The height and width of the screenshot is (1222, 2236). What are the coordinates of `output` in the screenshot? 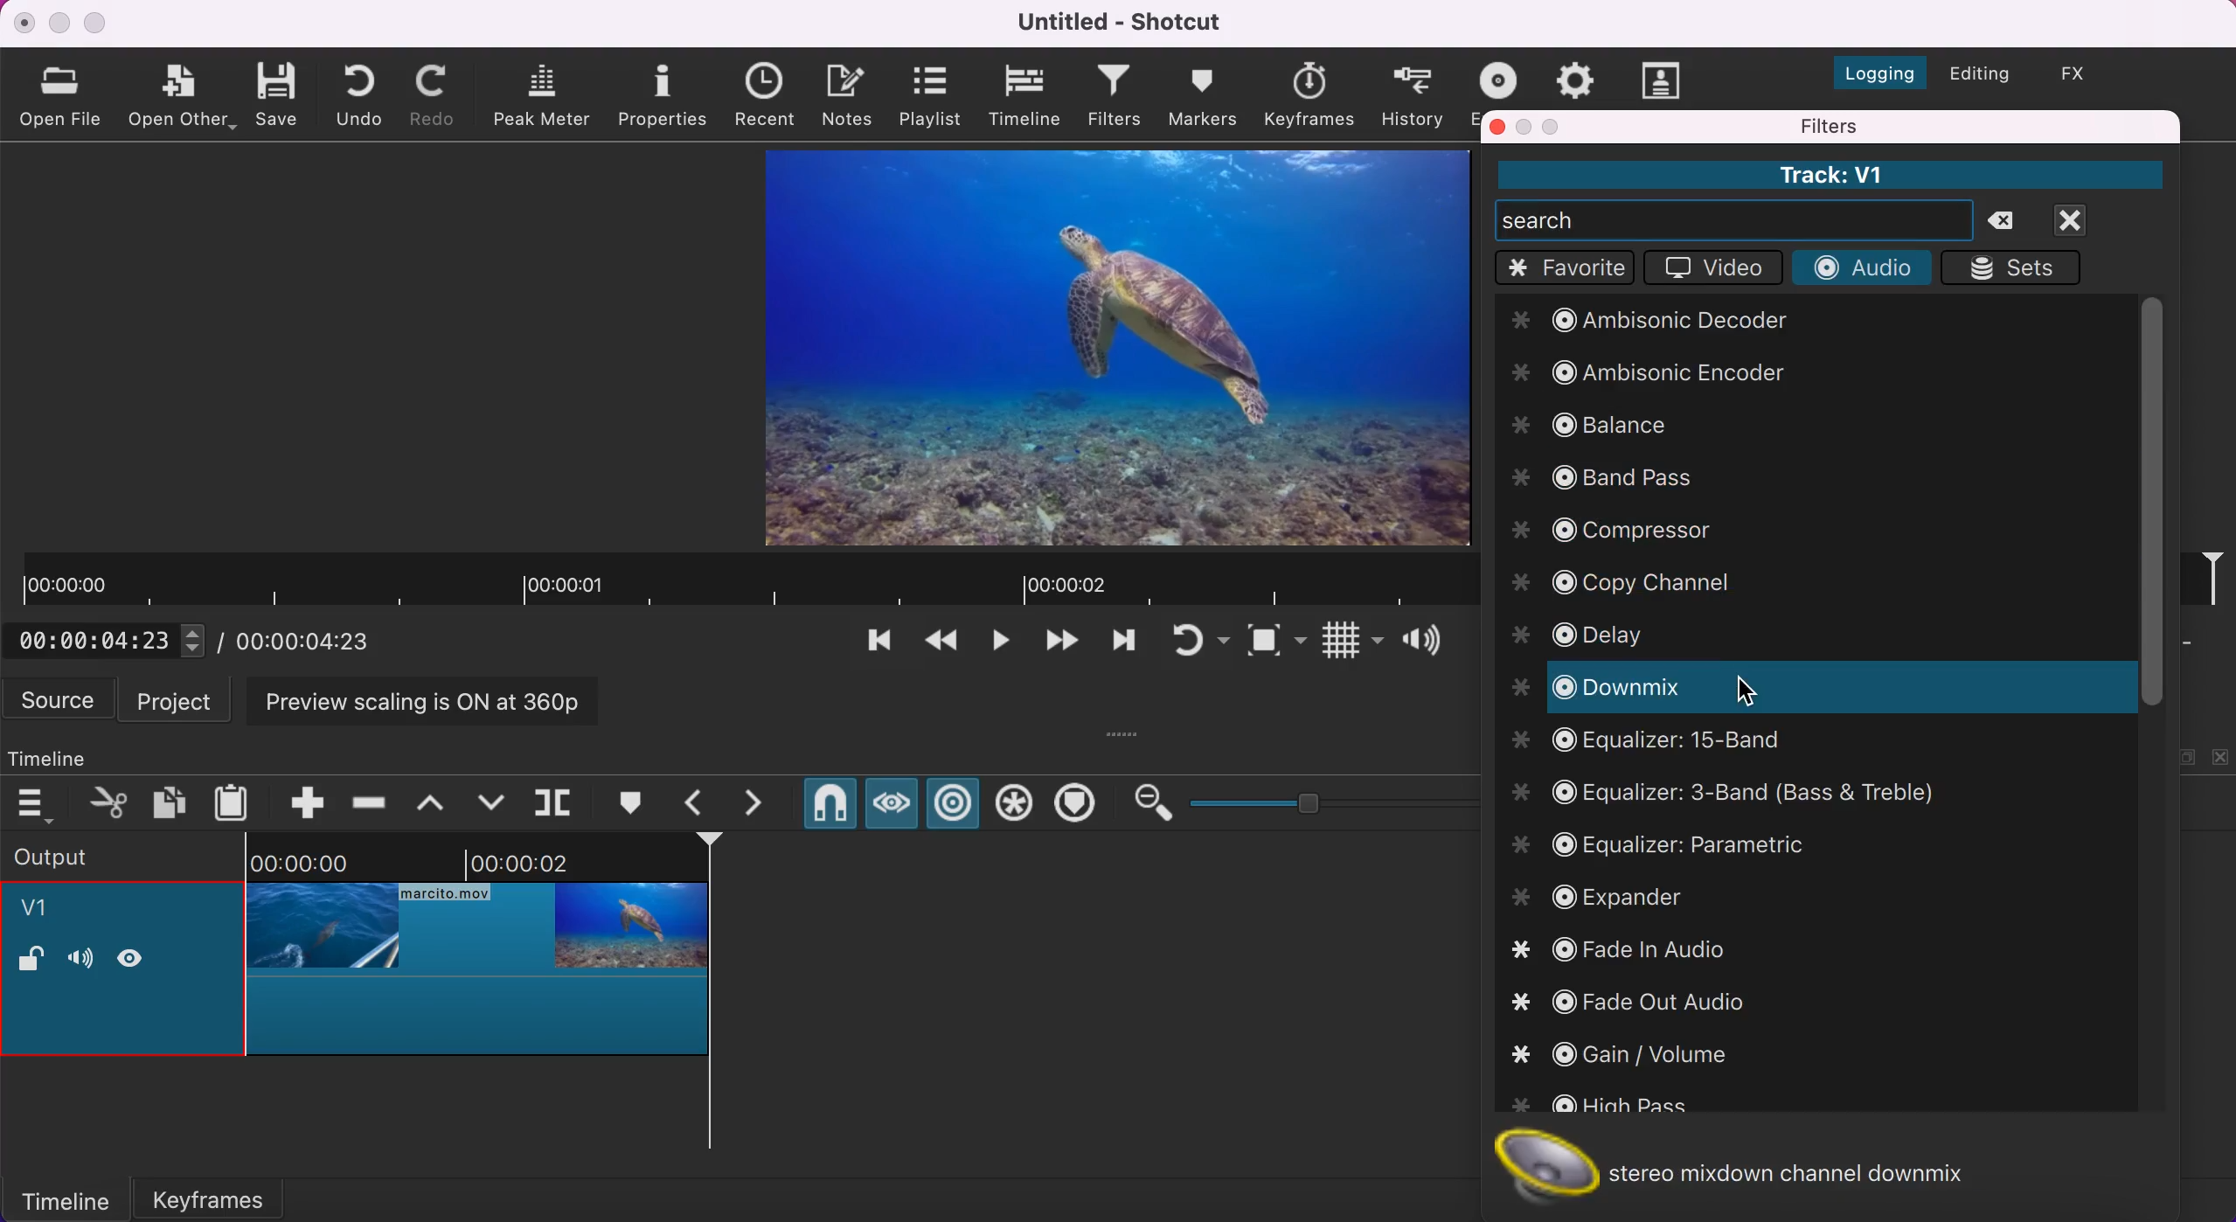 It's located at (98, 855).